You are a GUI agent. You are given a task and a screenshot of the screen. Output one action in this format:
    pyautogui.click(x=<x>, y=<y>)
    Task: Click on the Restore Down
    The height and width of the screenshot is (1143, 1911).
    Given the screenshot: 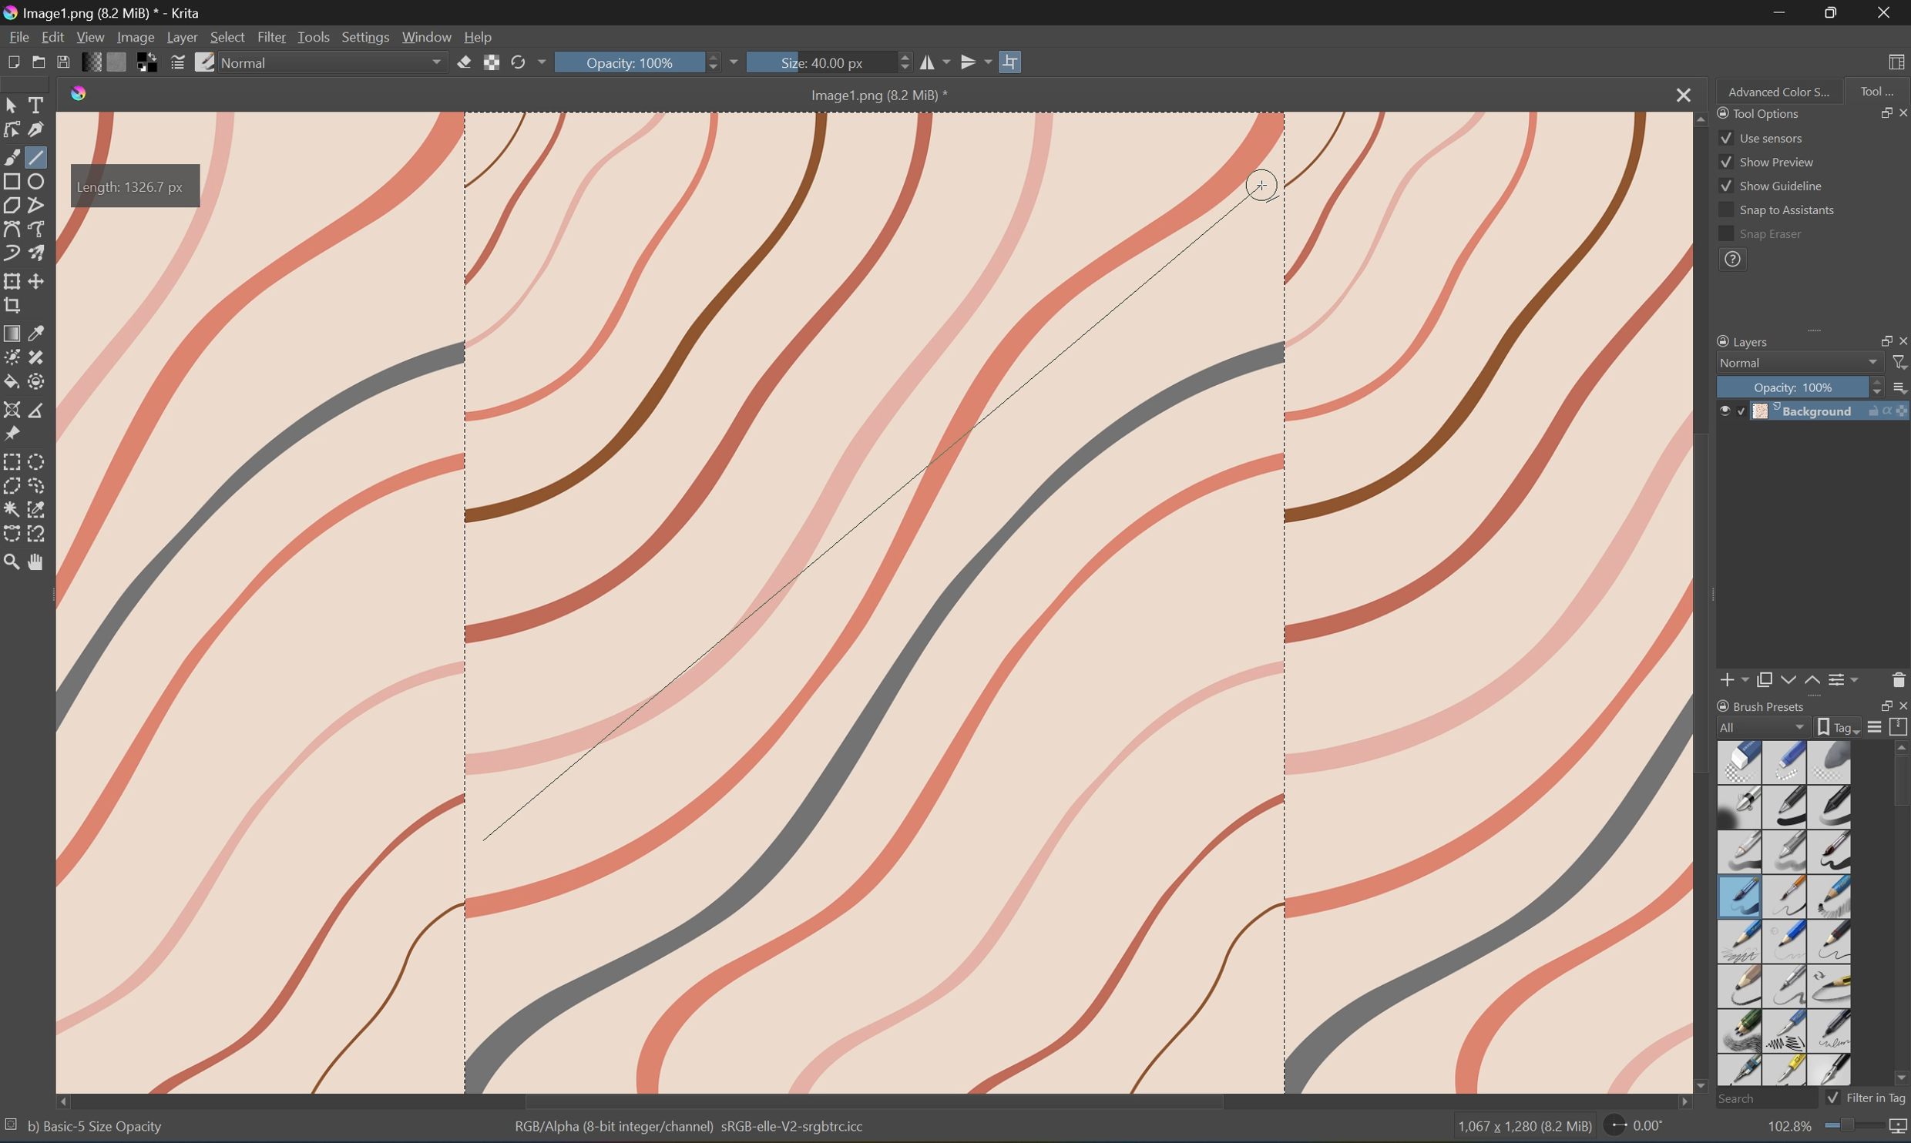 What is the action you would take?
    pyautogui.click(x=1876, y=112)
    